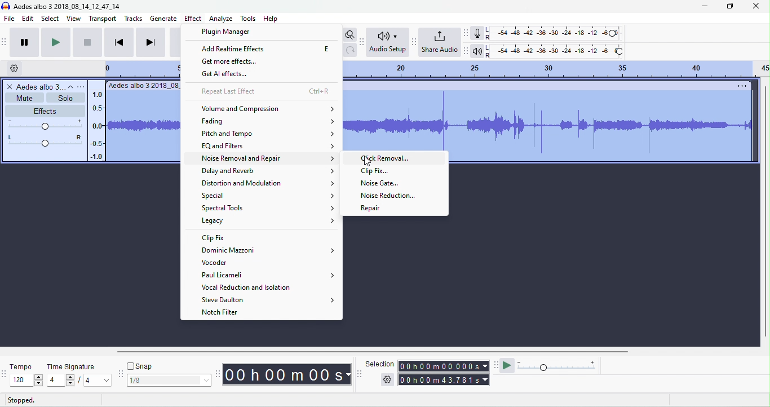 The width and height of the screenshot is (770, 407). I want to click on mute, so click(23, 99).